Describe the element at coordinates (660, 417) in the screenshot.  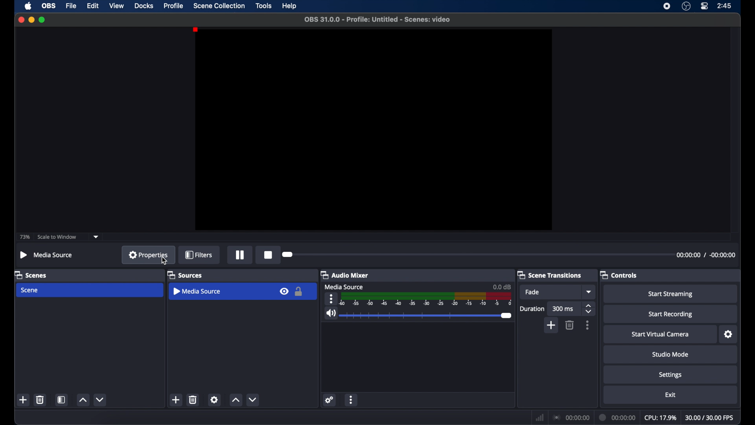
I see `cpu` at that location.